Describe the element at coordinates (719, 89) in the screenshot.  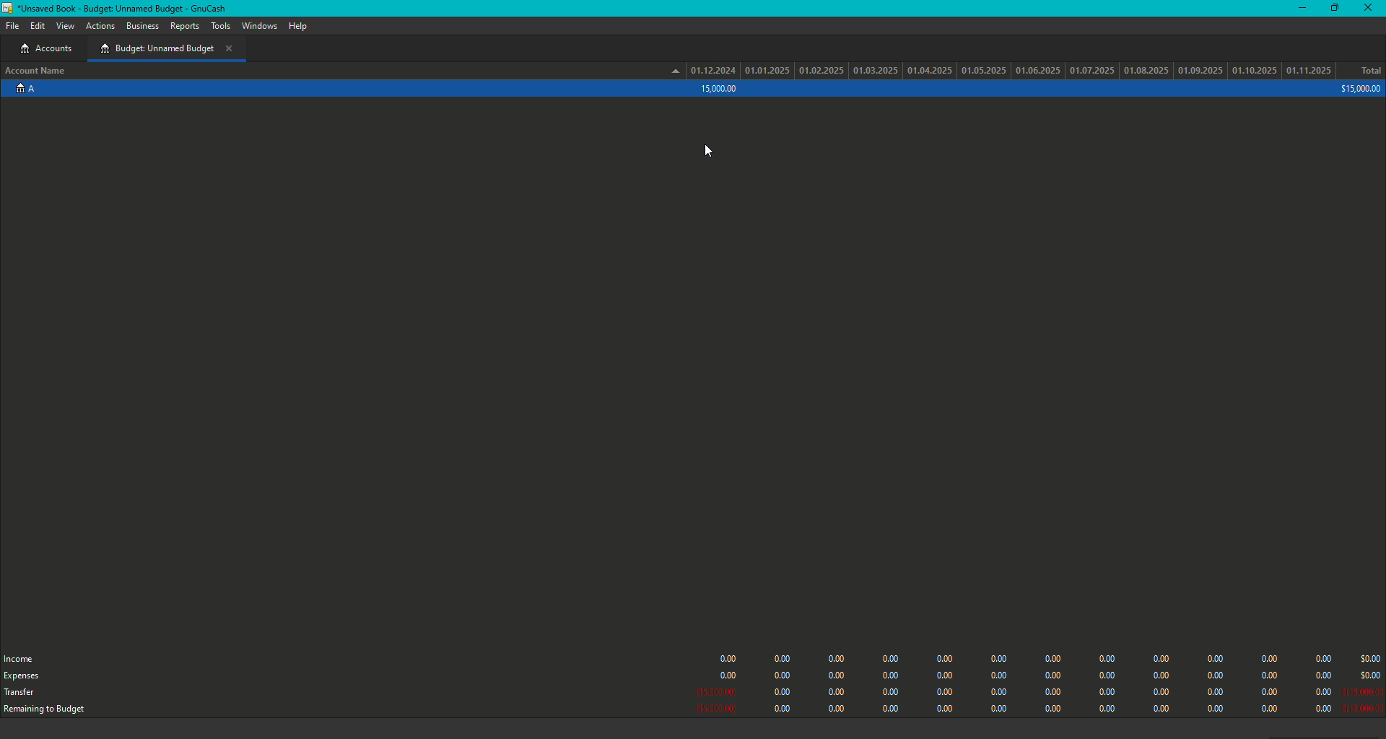
I see `15000` at that location.